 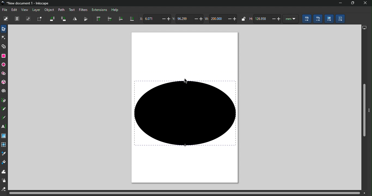 I want to click on Extensions, so click(x=99, y=10).